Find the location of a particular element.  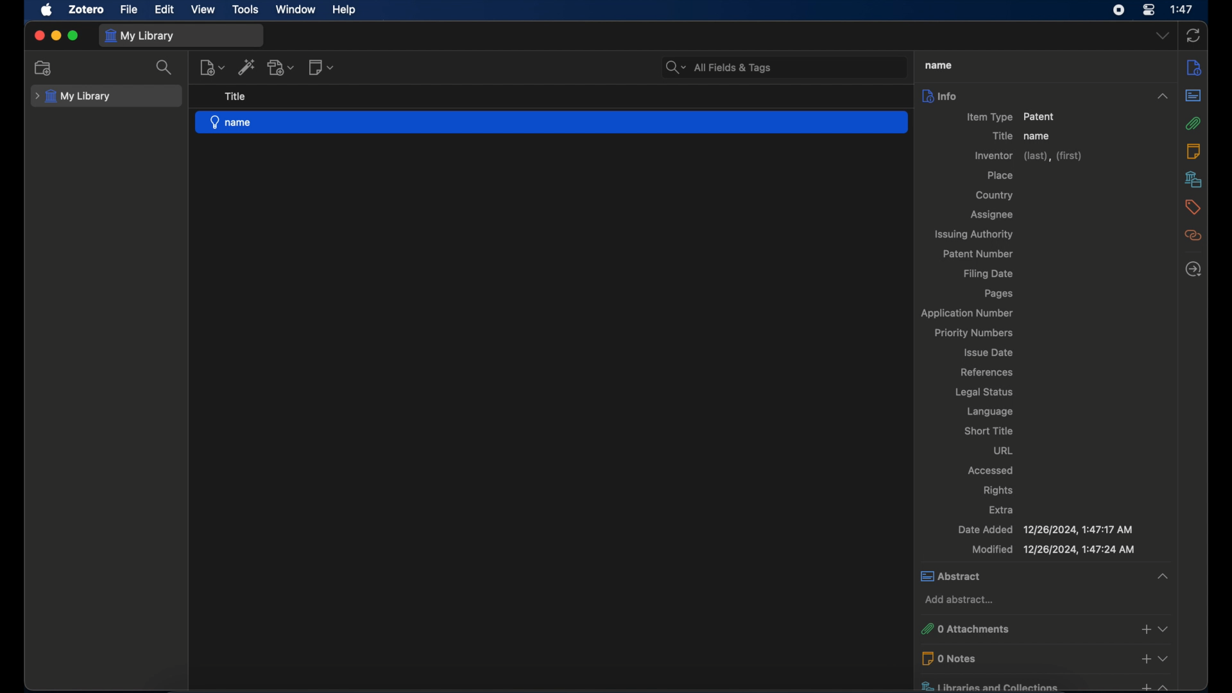

modified 12/26/2024, 1:47:17 AM is located at coordinates (1052, 549).